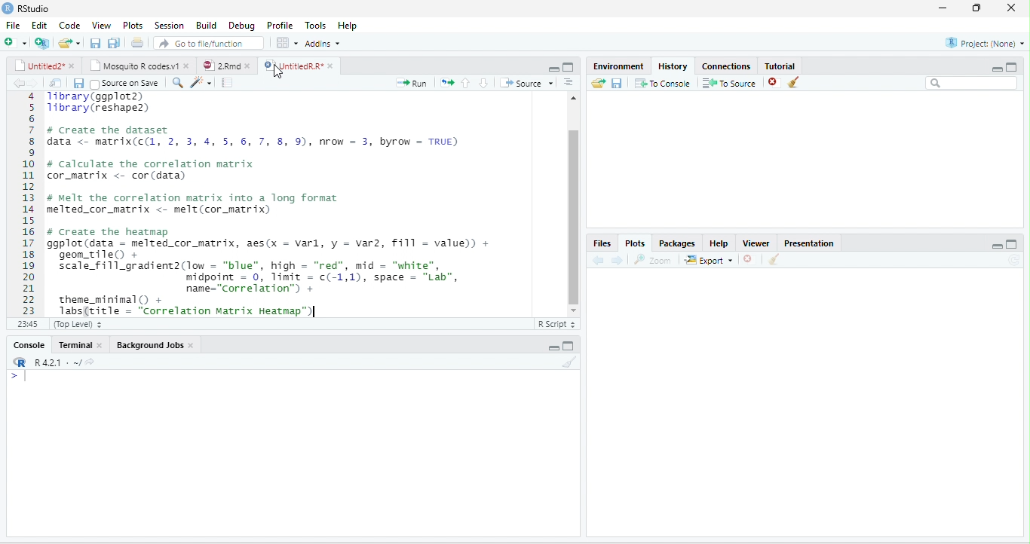 The width and height of the screenshot is (1030, 544). What do you see at coordinates (17, 84) in the screenshot?
I see `arrow` at bounding box center [17, 84].